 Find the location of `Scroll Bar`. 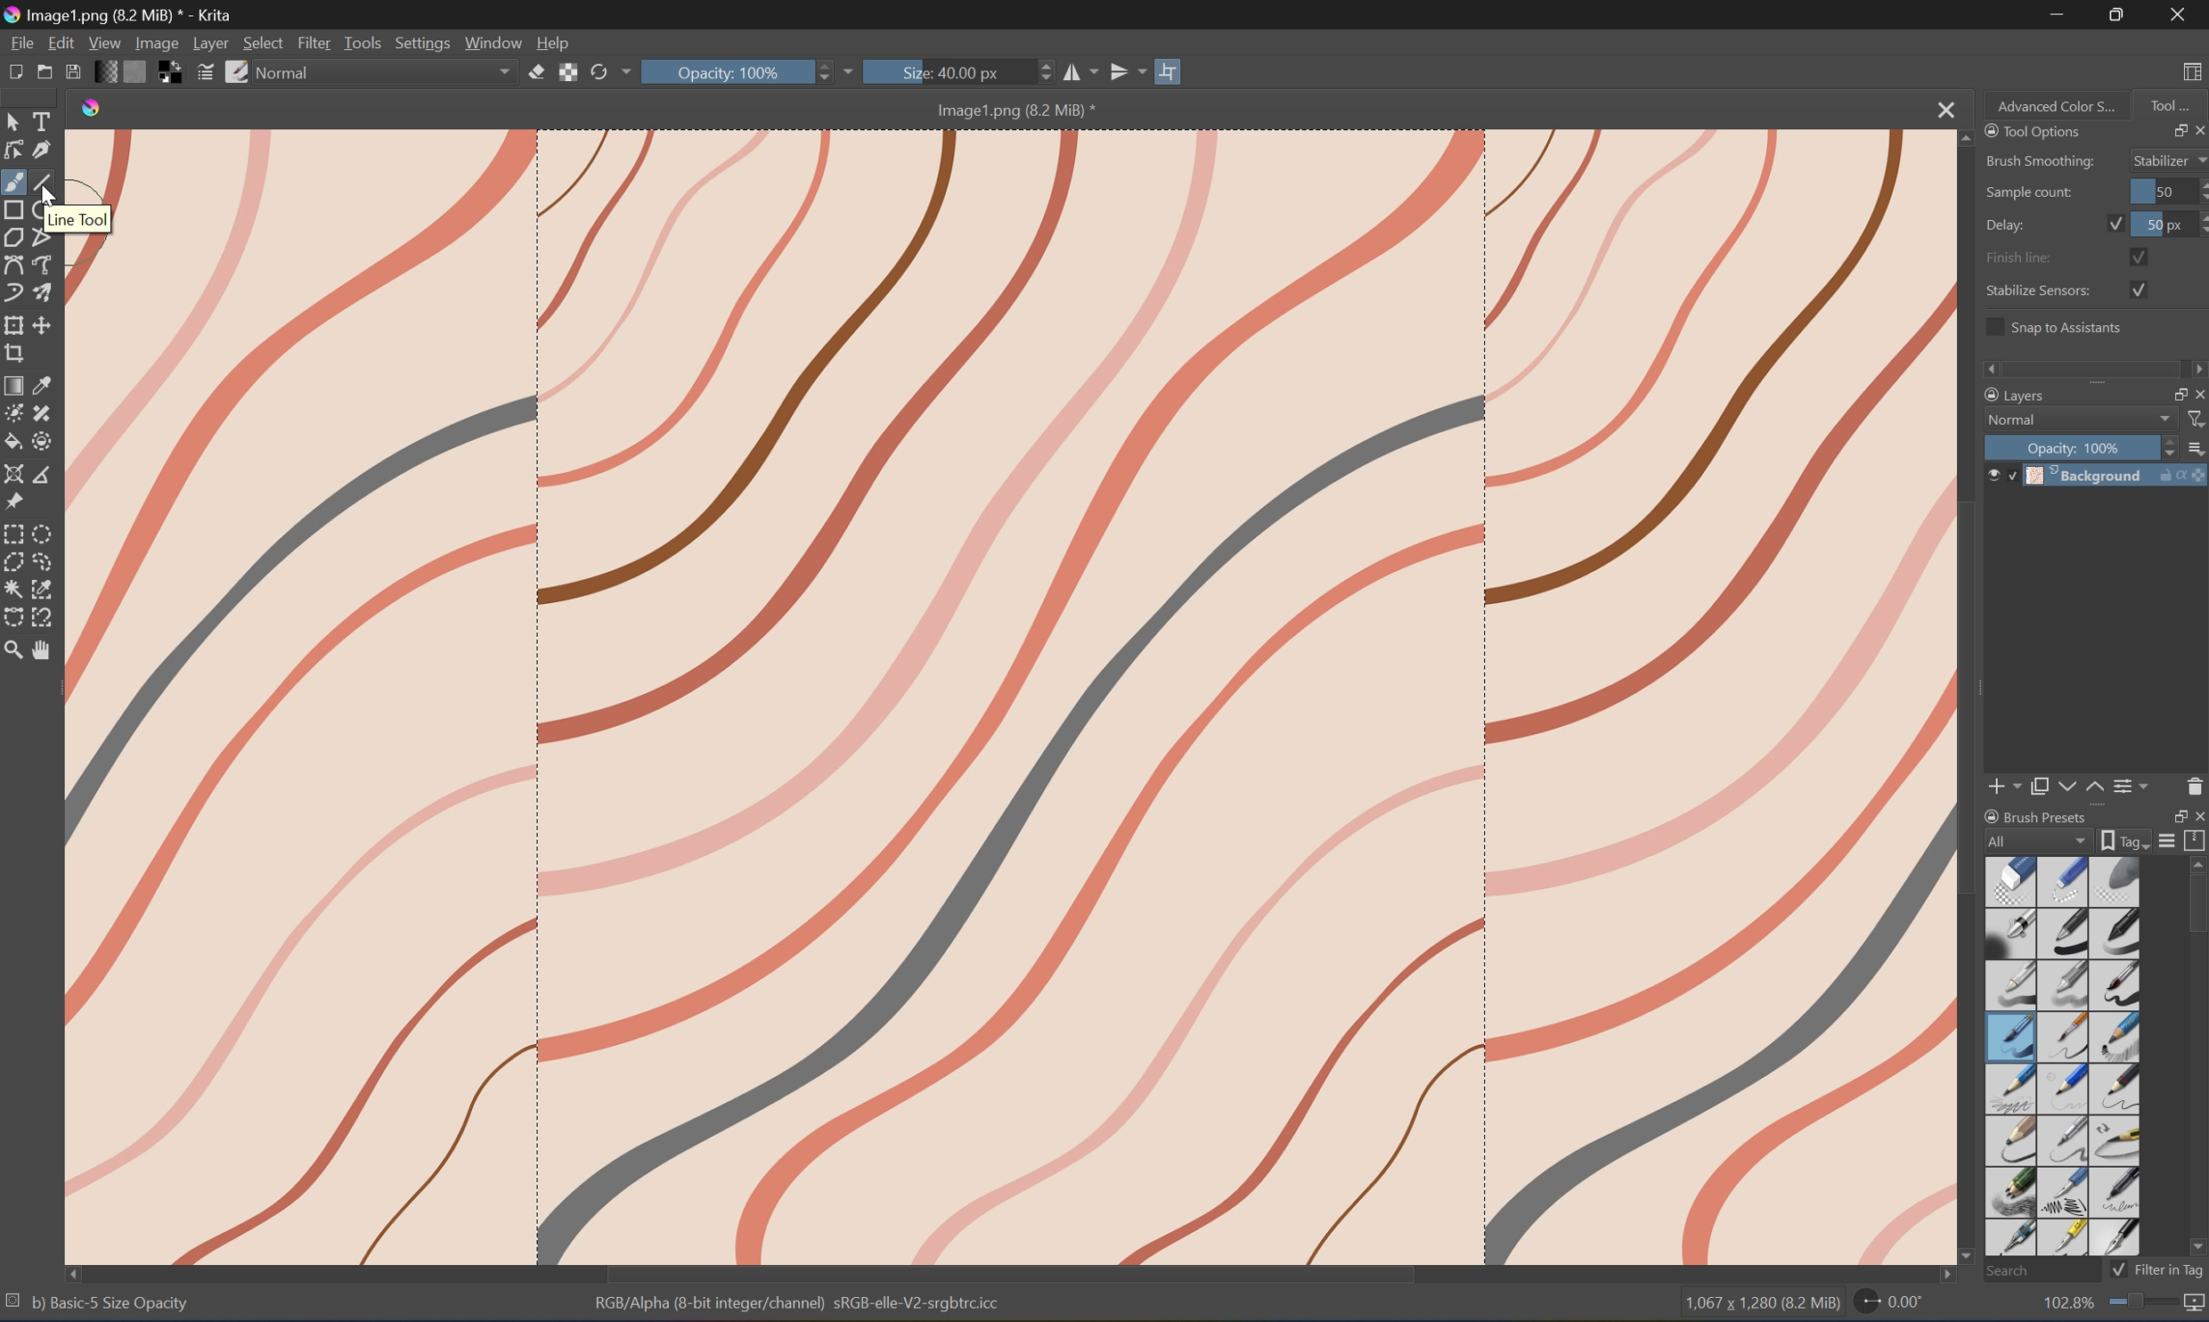

Scroll Bar is located at coordinates (2195, 907).